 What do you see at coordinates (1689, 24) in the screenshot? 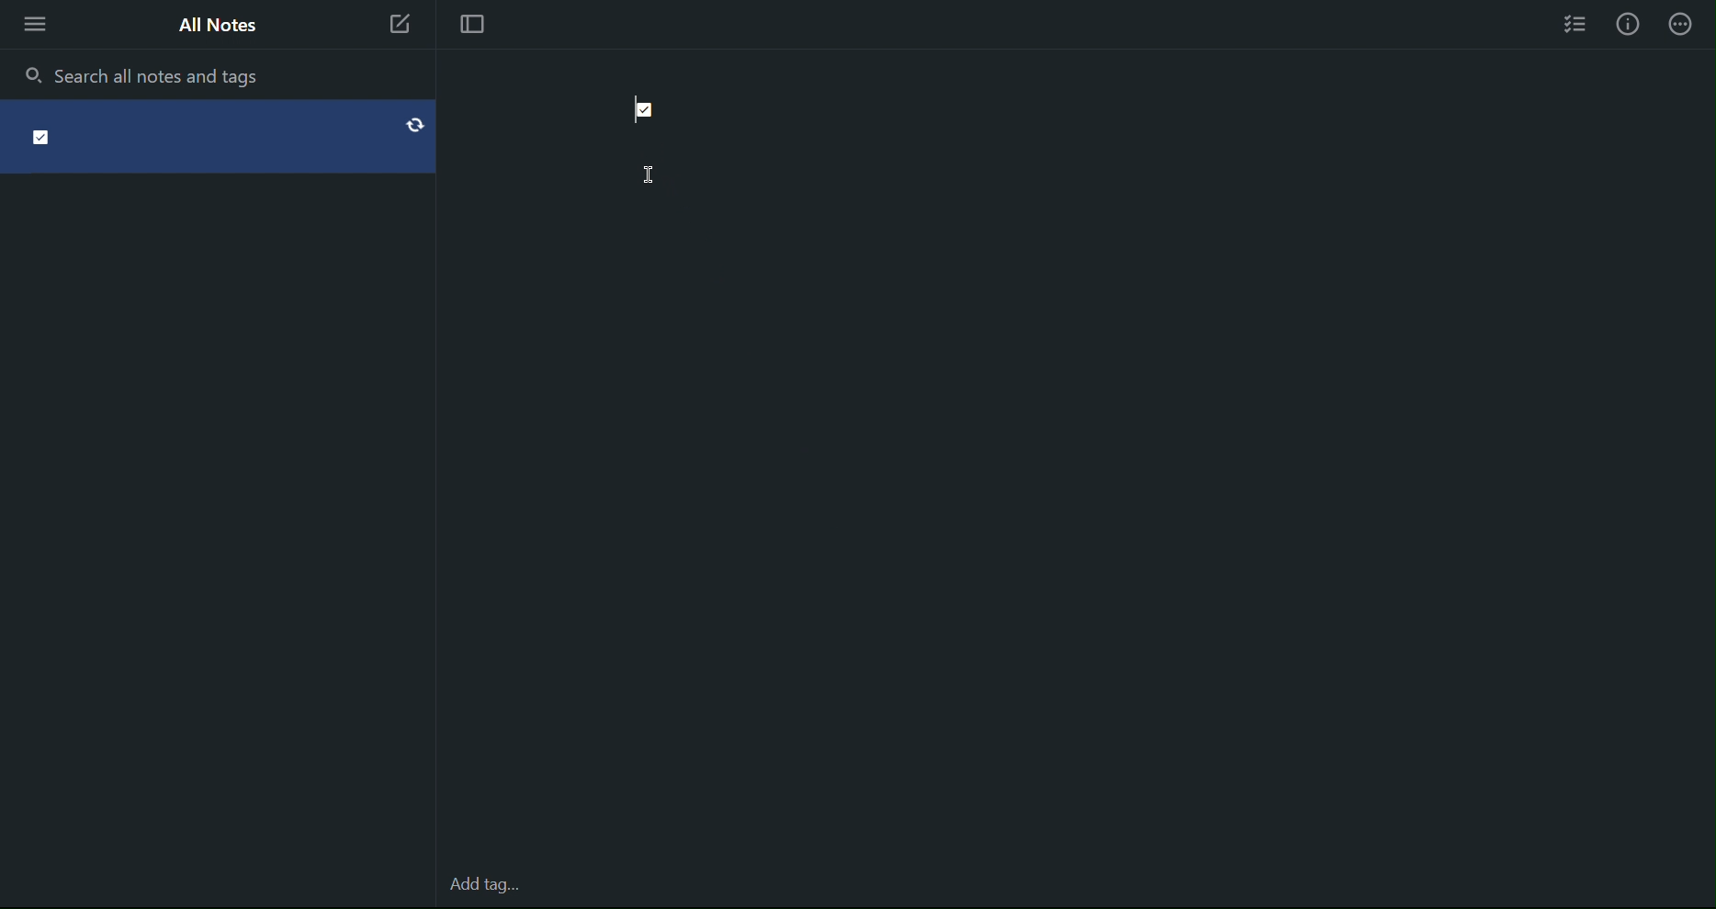
I see `Info` at bounding box center [1689, 24].